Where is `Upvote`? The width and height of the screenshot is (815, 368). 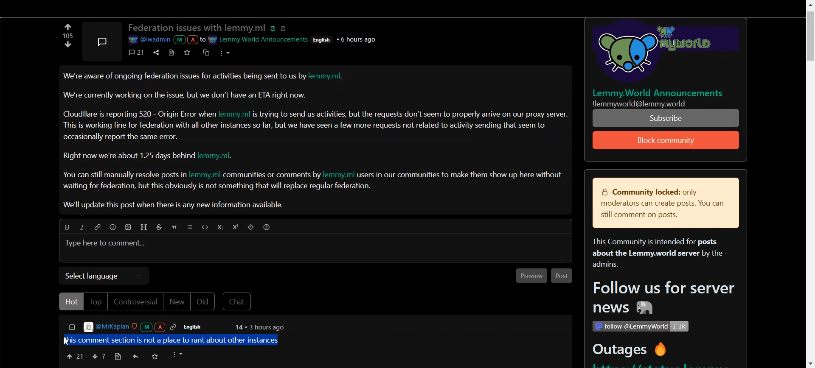 Upvote is located at coordinates (74, 356).